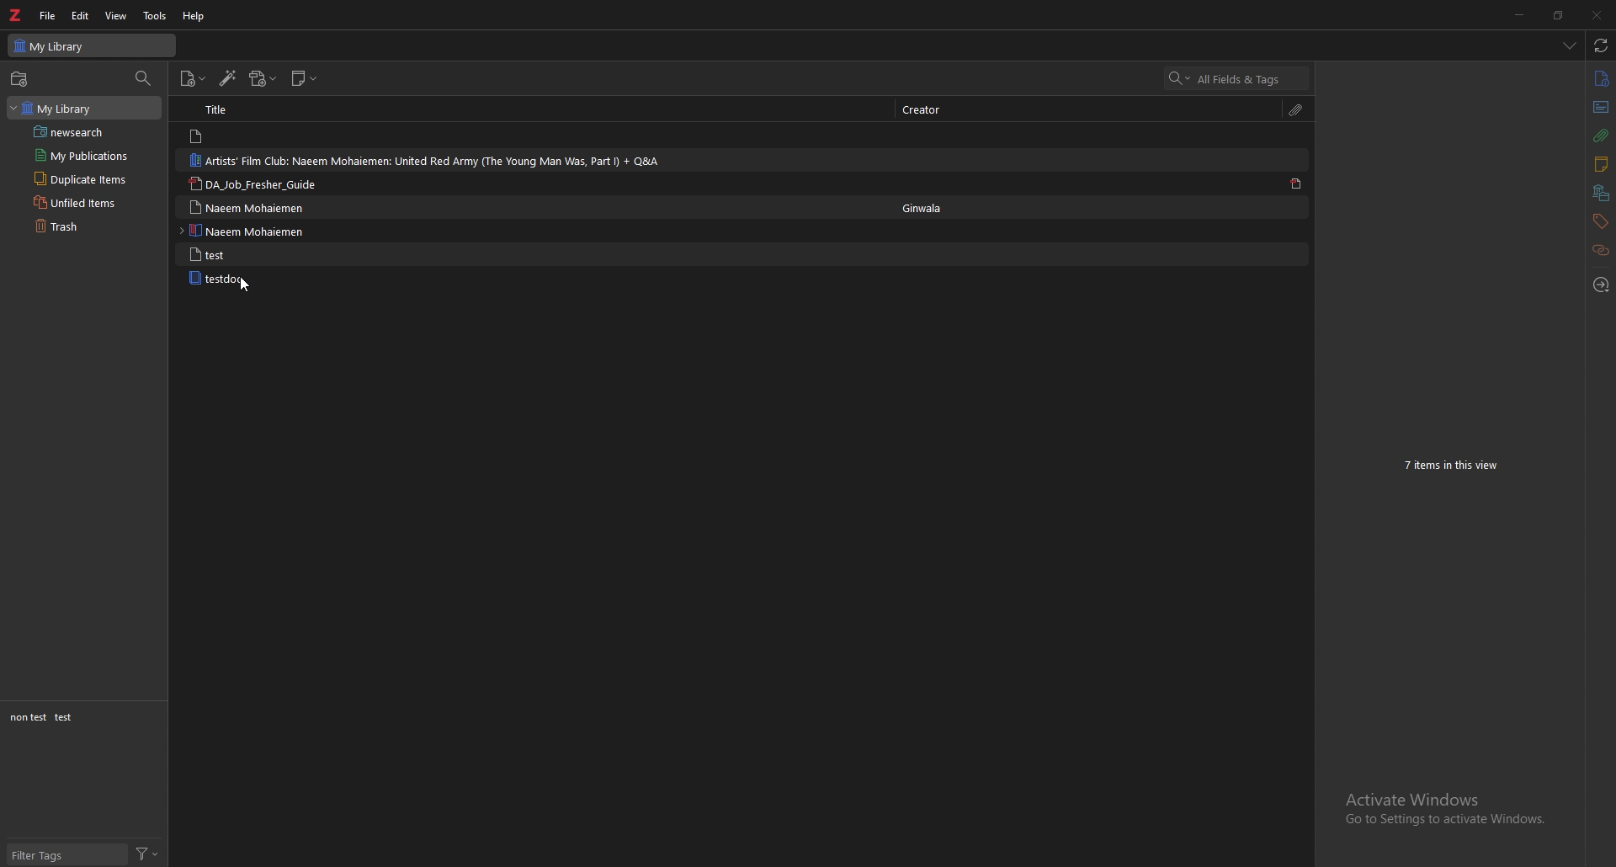 The width and height of the screenshot is (1616, 867). I want to click on help, so click(195, 16).